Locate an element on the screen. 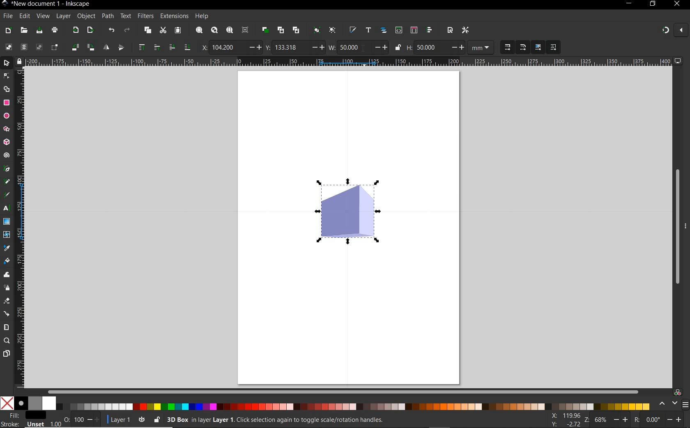 The image size is (690, 428). ellipse tool is located at coordinates (6, 116).